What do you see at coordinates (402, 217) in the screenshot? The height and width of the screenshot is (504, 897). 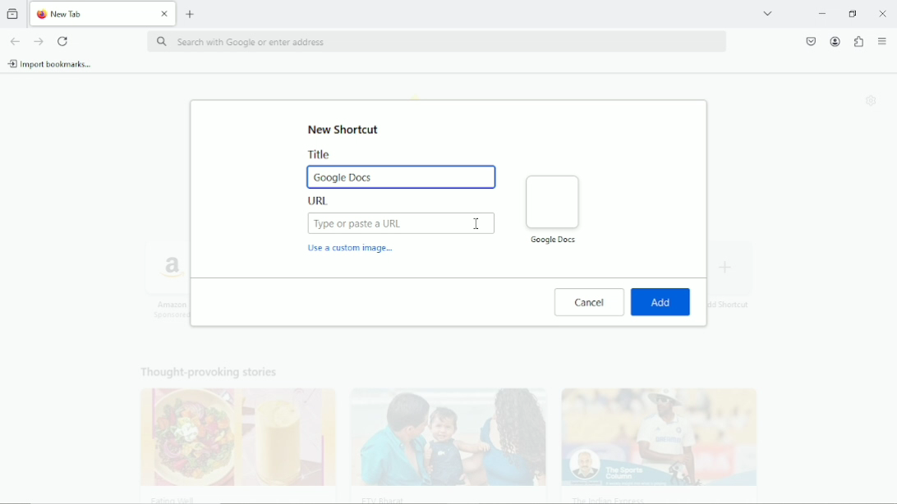 I see `URL` at bounding box center [402, 217].